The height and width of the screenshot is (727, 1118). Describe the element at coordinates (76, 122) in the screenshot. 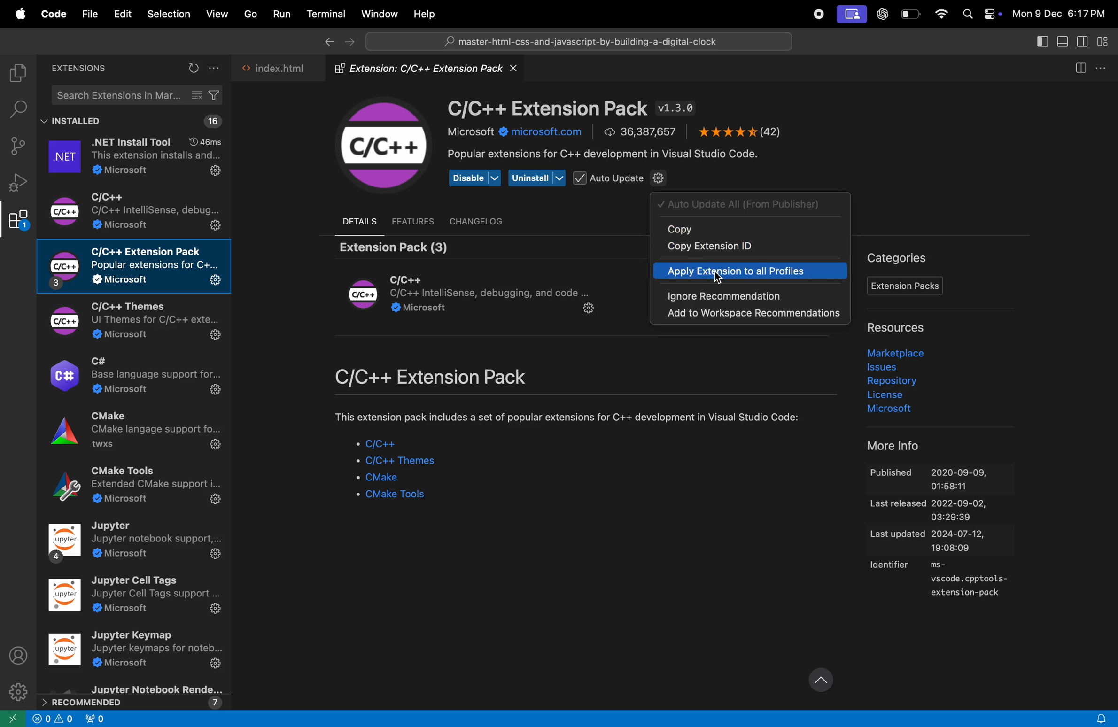

I see `installed` at that location.